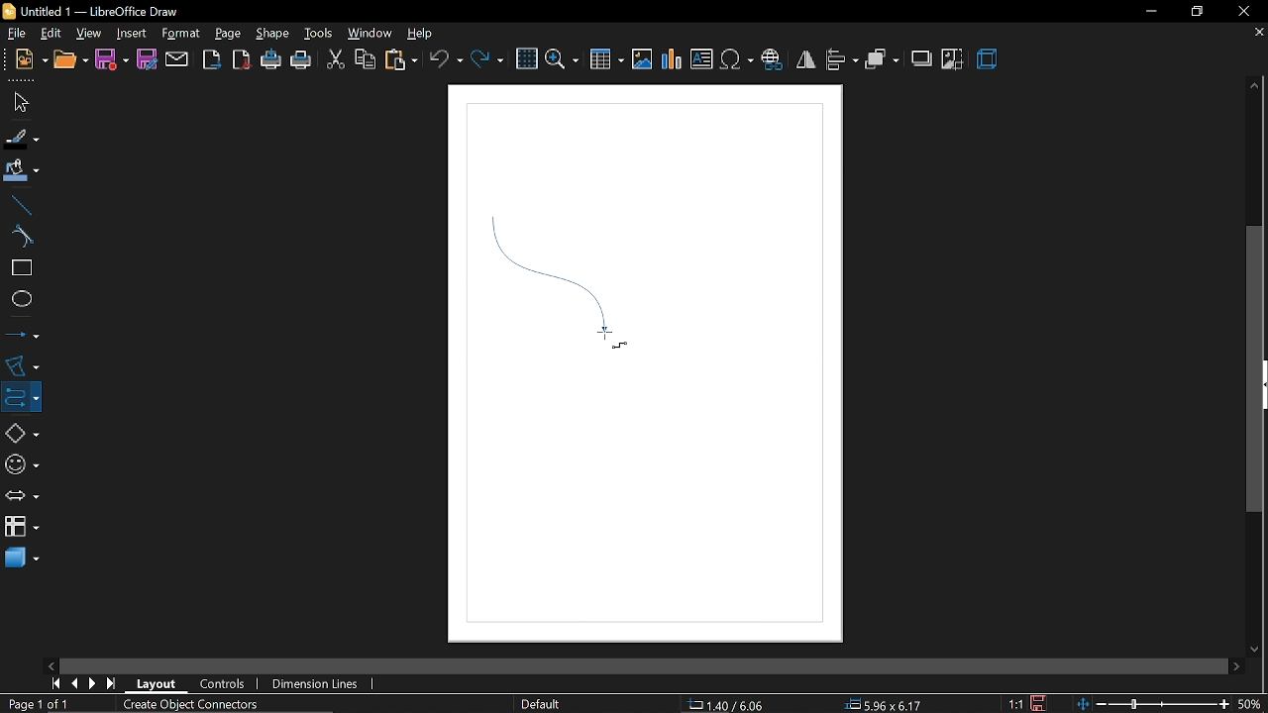 The image size is (1268, 713). What do you see at coordinates (1255, 87) in the screenshot?
I see `move up` at bounding box center [1255, 87].